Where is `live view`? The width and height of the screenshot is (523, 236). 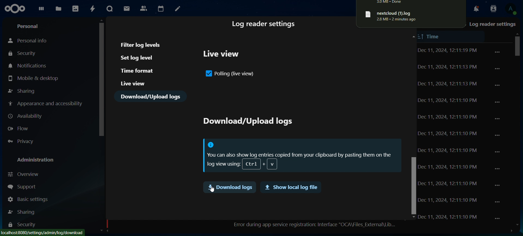
live view is located at coordinates (222, 55).